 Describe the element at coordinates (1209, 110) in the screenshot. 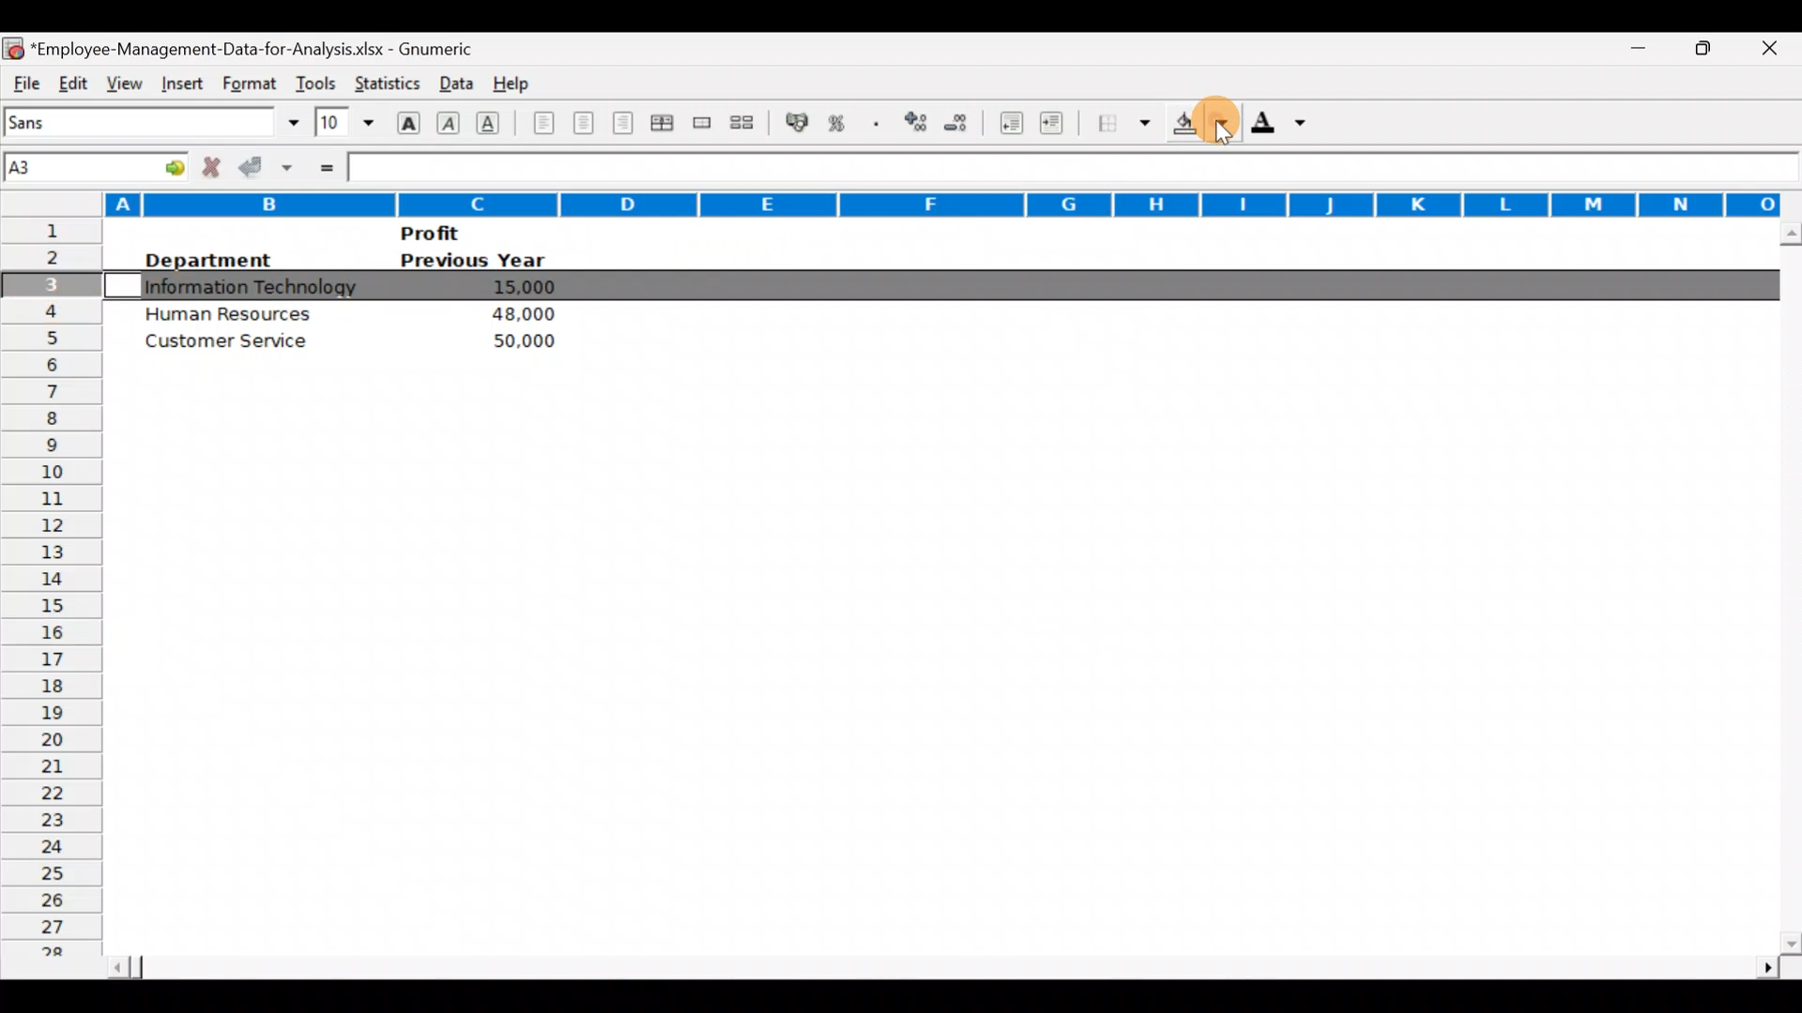

I see `Cursor on background` at that location.